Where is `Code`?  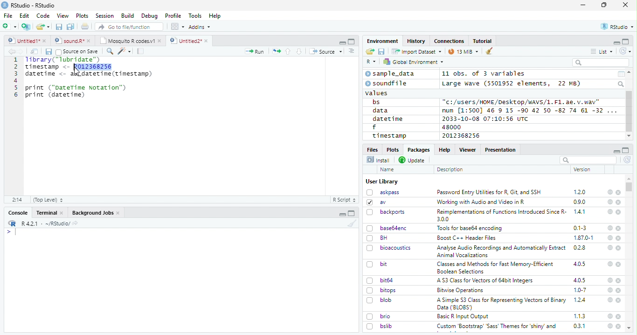 Code is located at coordinates (42, 16).